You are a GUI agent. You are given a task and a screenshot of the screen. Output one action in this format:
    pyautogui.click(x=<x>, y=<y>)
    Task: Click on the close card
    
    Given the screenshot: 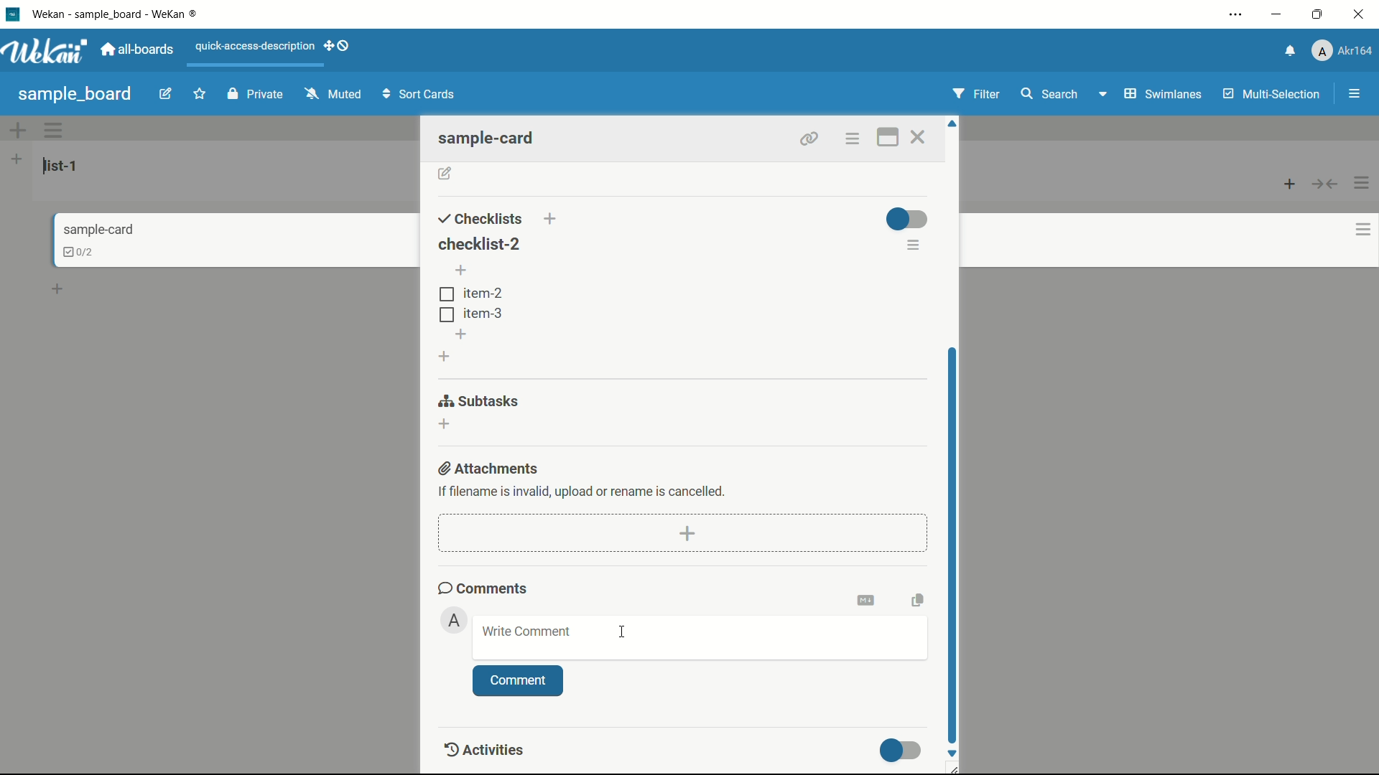 What is the action you would take?
    pyautogui.click(x=921, y=137)
    